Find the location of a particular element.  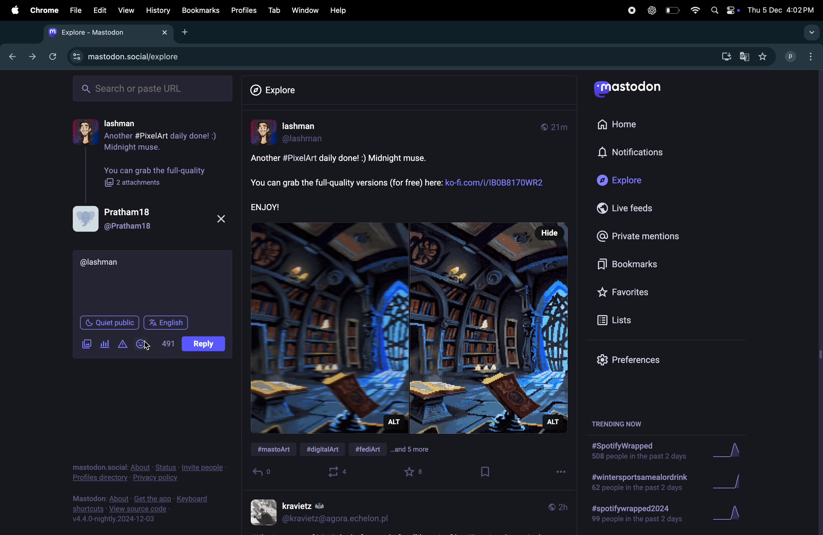

reply is located at coordinates (263, 473).